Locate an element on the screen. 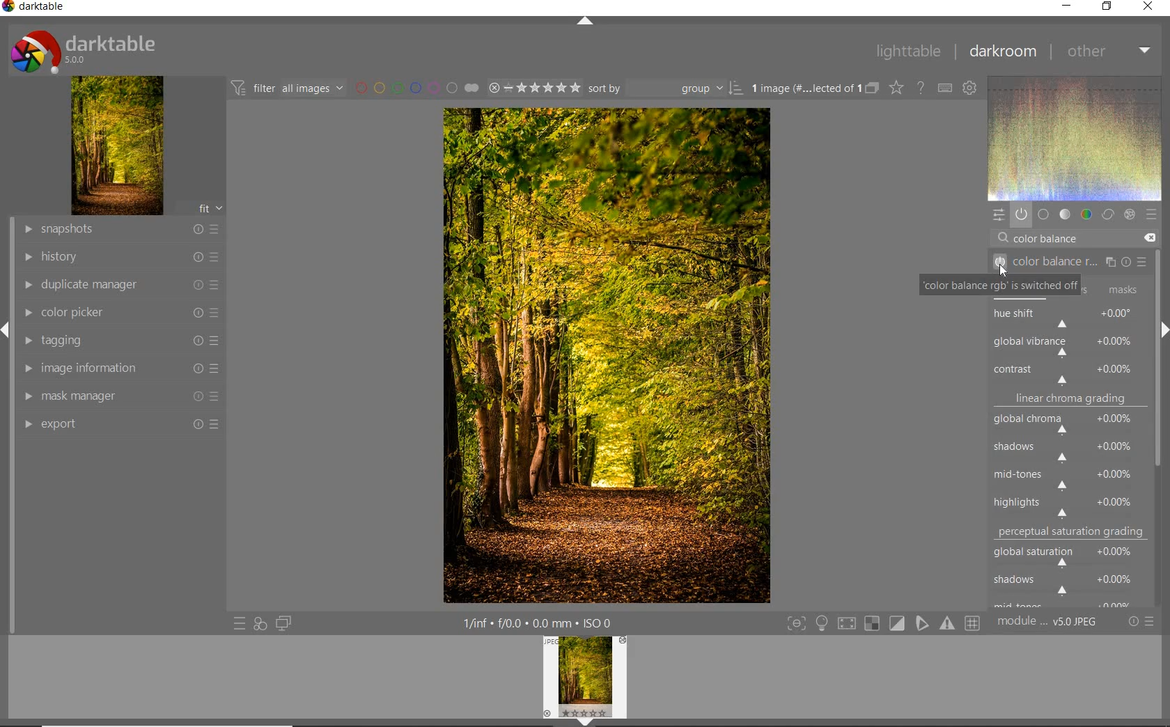  COLOR BALANCE RGB is located at coordinates (1072, 263).